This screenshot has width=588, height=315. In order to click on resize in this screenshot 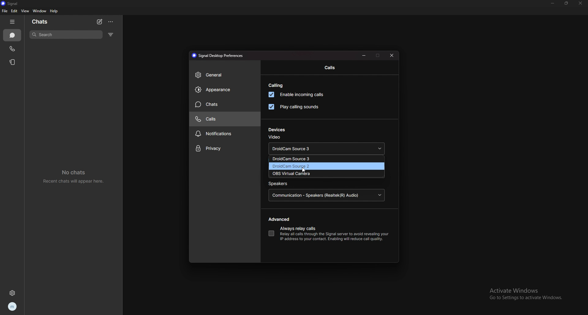, I will do `click(567, 3)`.